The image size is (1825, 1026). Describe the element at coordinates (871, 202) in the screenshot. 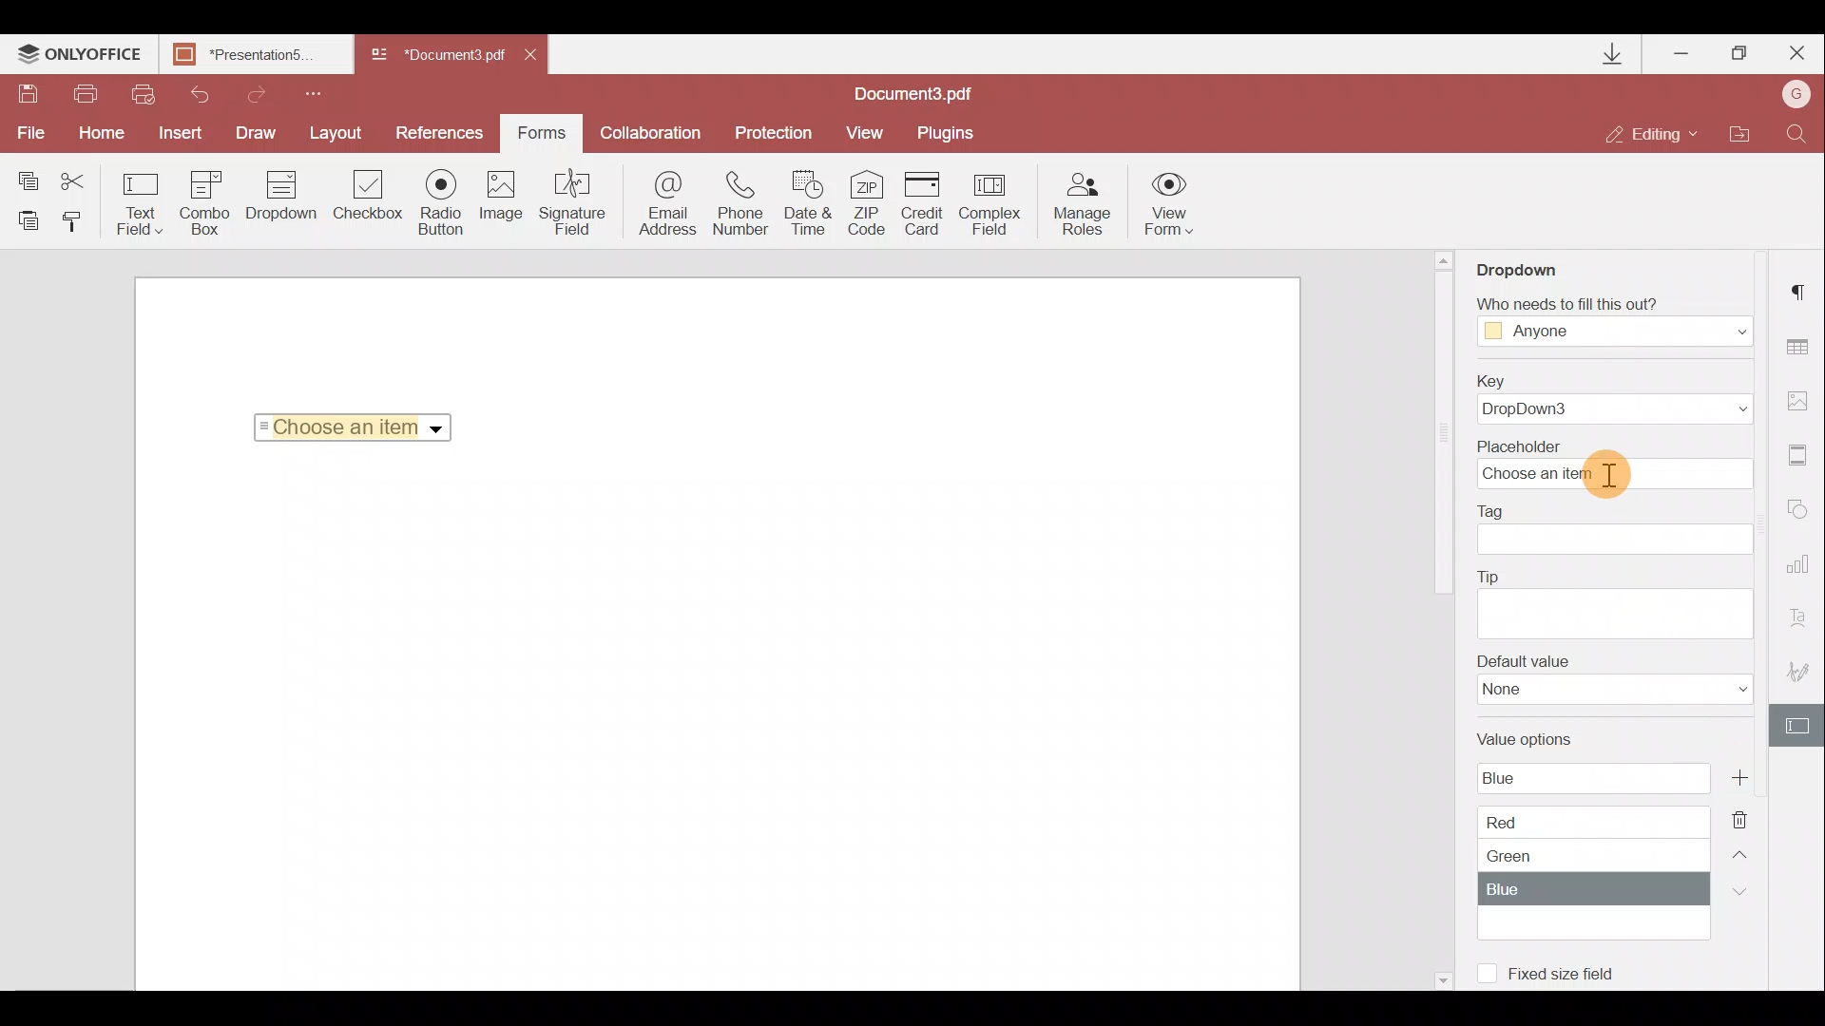

I see `ZIP code` at that location.